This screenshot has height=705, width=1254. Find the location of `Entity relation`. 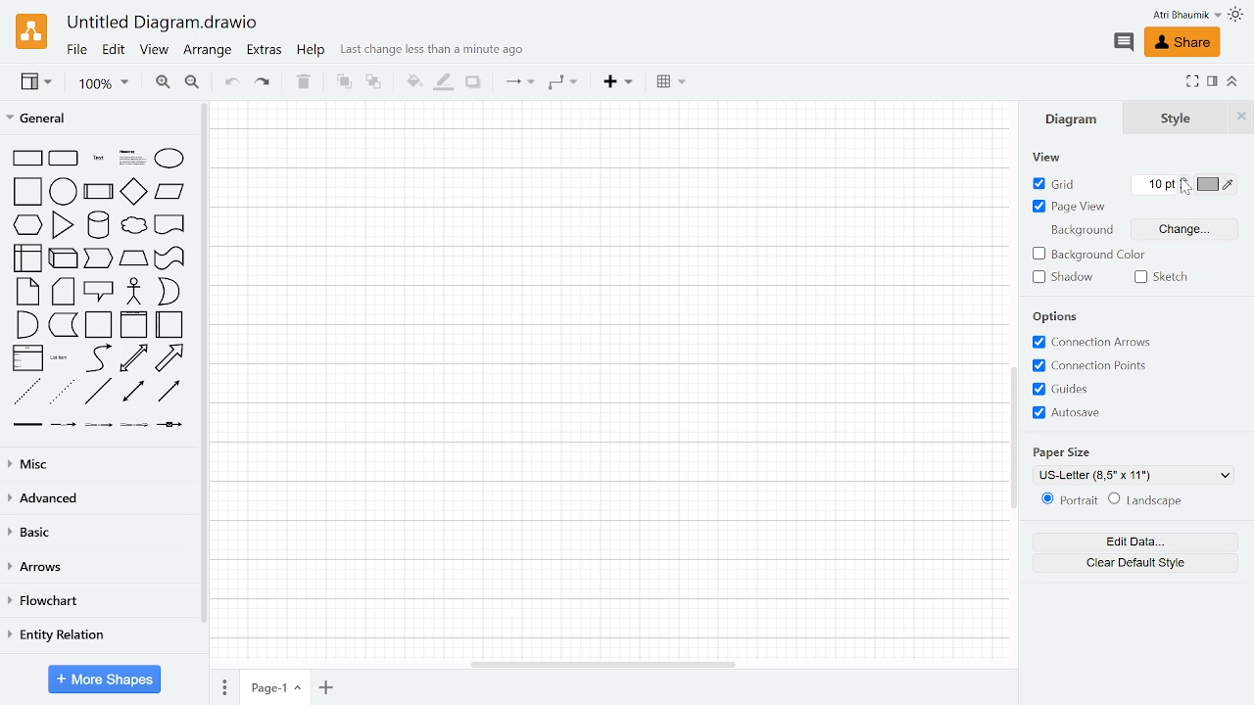

Entity relation is located at coordinates (96, 634).